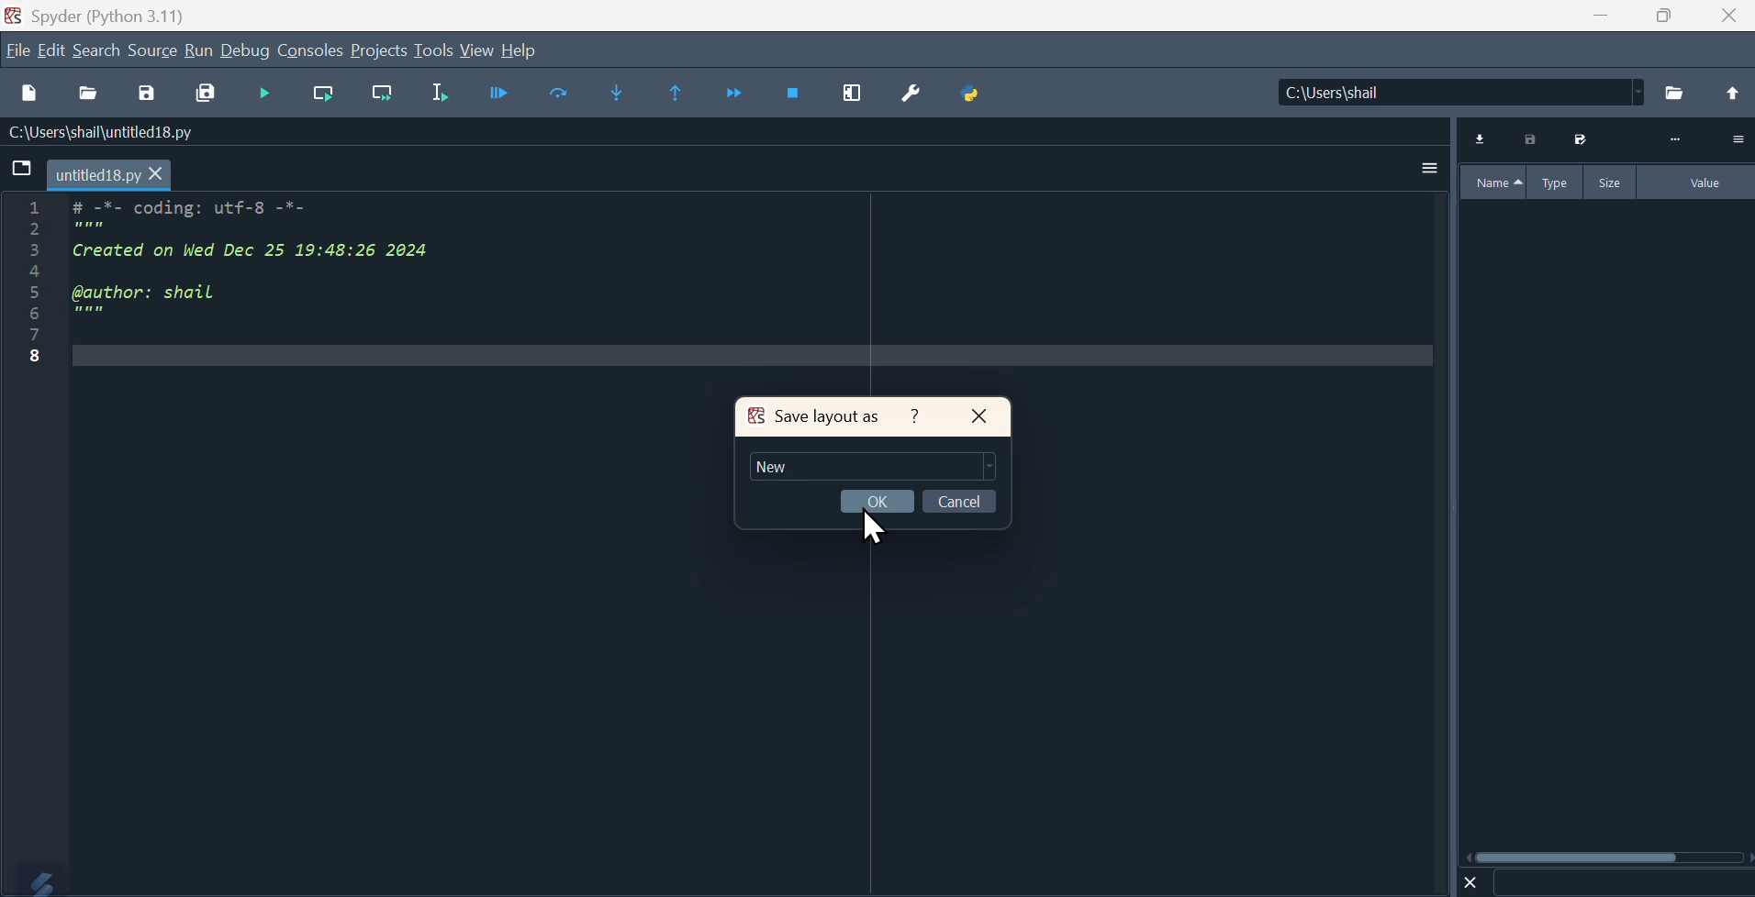 This screenshot has width=1755, height=897. I want to click on Edit, so click(54, 50).